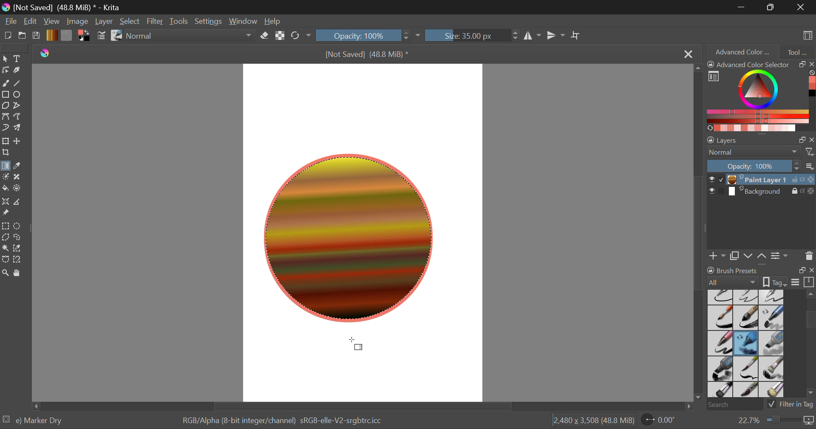  Describe the element at coordinates (66, 35) in the screenshot. I see `Texture` at that location.